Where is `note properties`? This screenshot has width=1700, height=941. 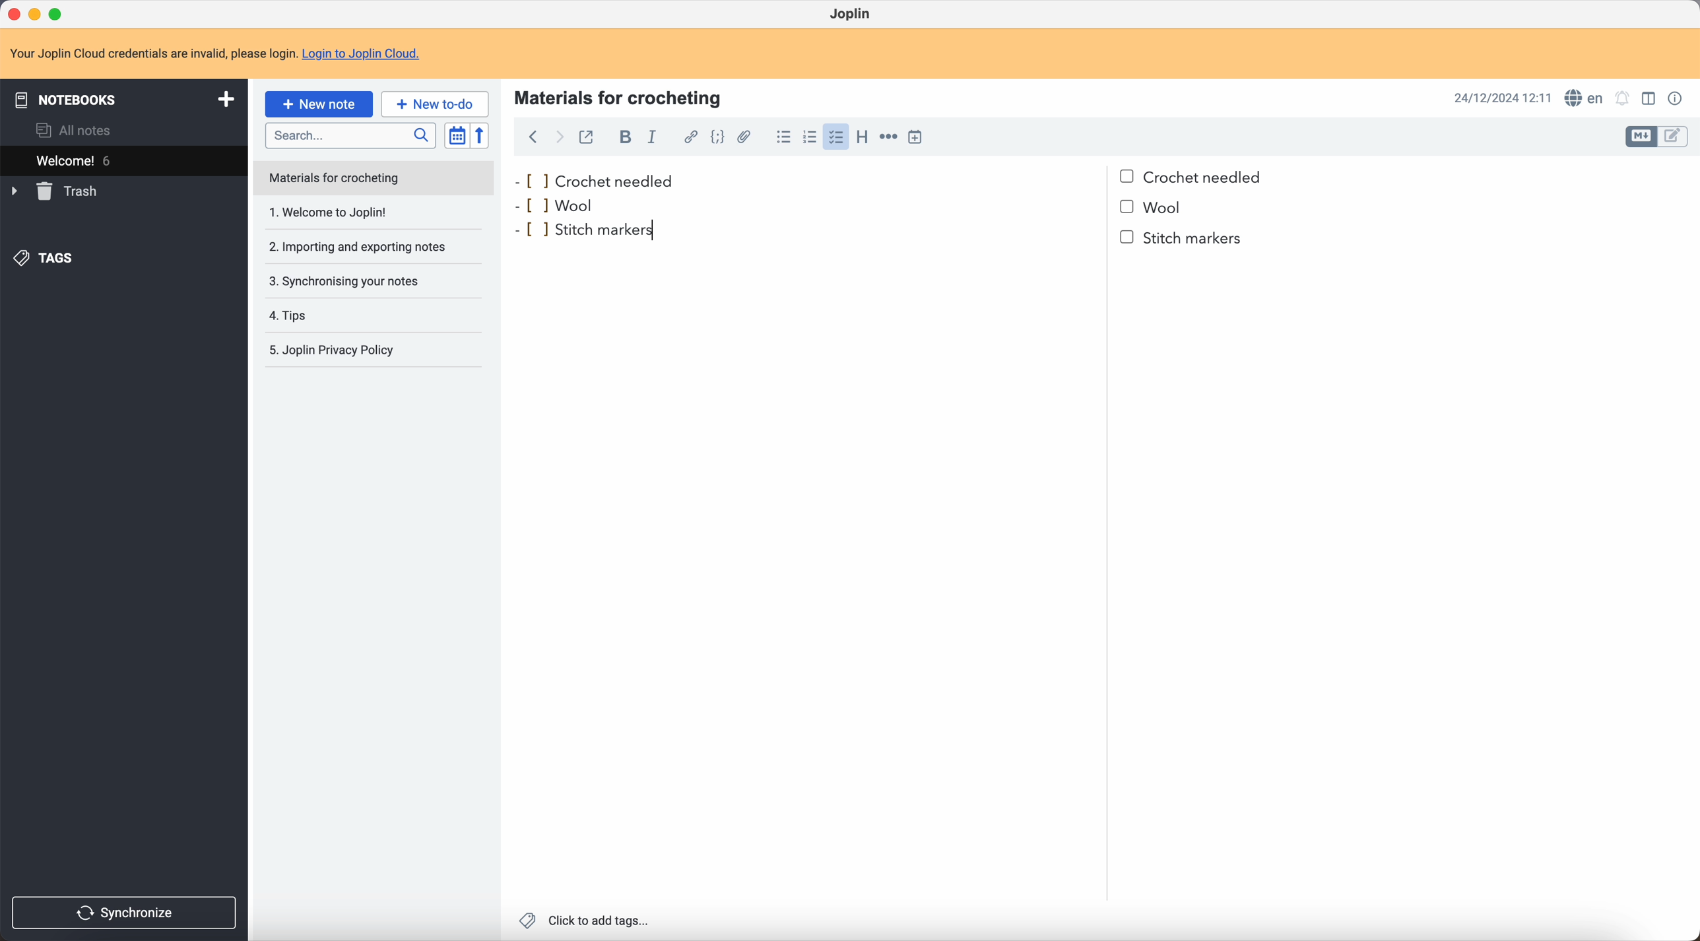
note properties is located at coordinates (1677, 99).